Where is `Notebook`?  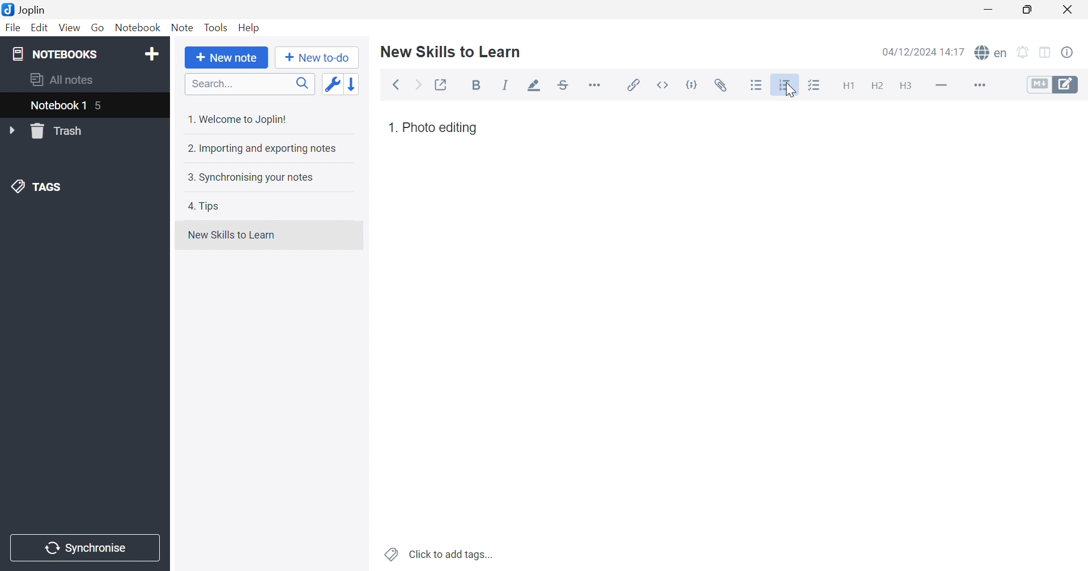 Notebook is located at coordinates (137, 28).